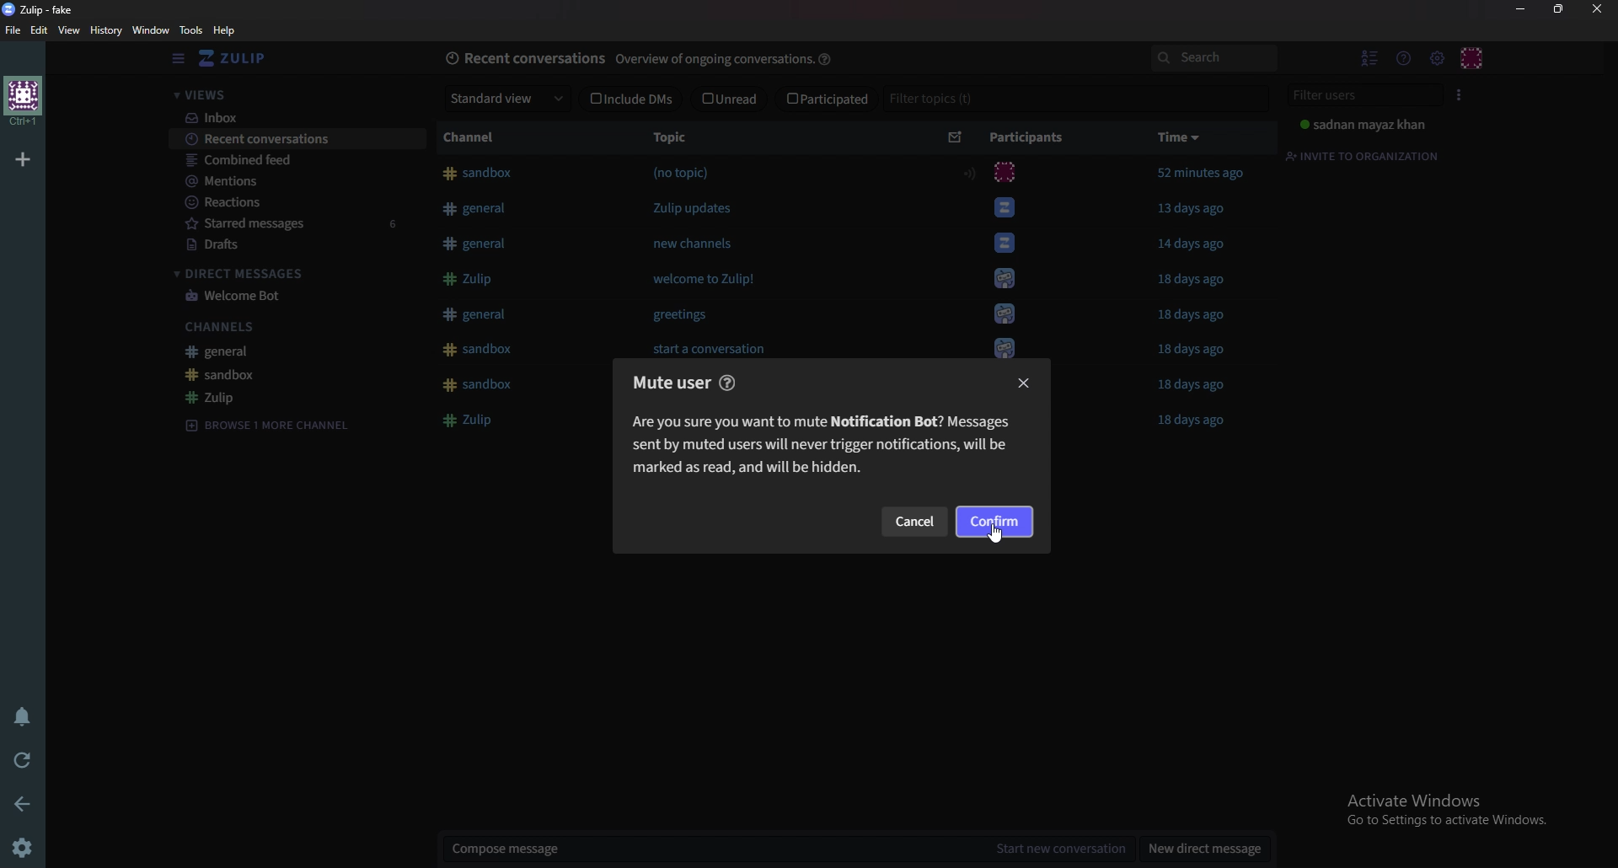 The image size is (1618, 868). I want to click on Topic, so click(673, 136).